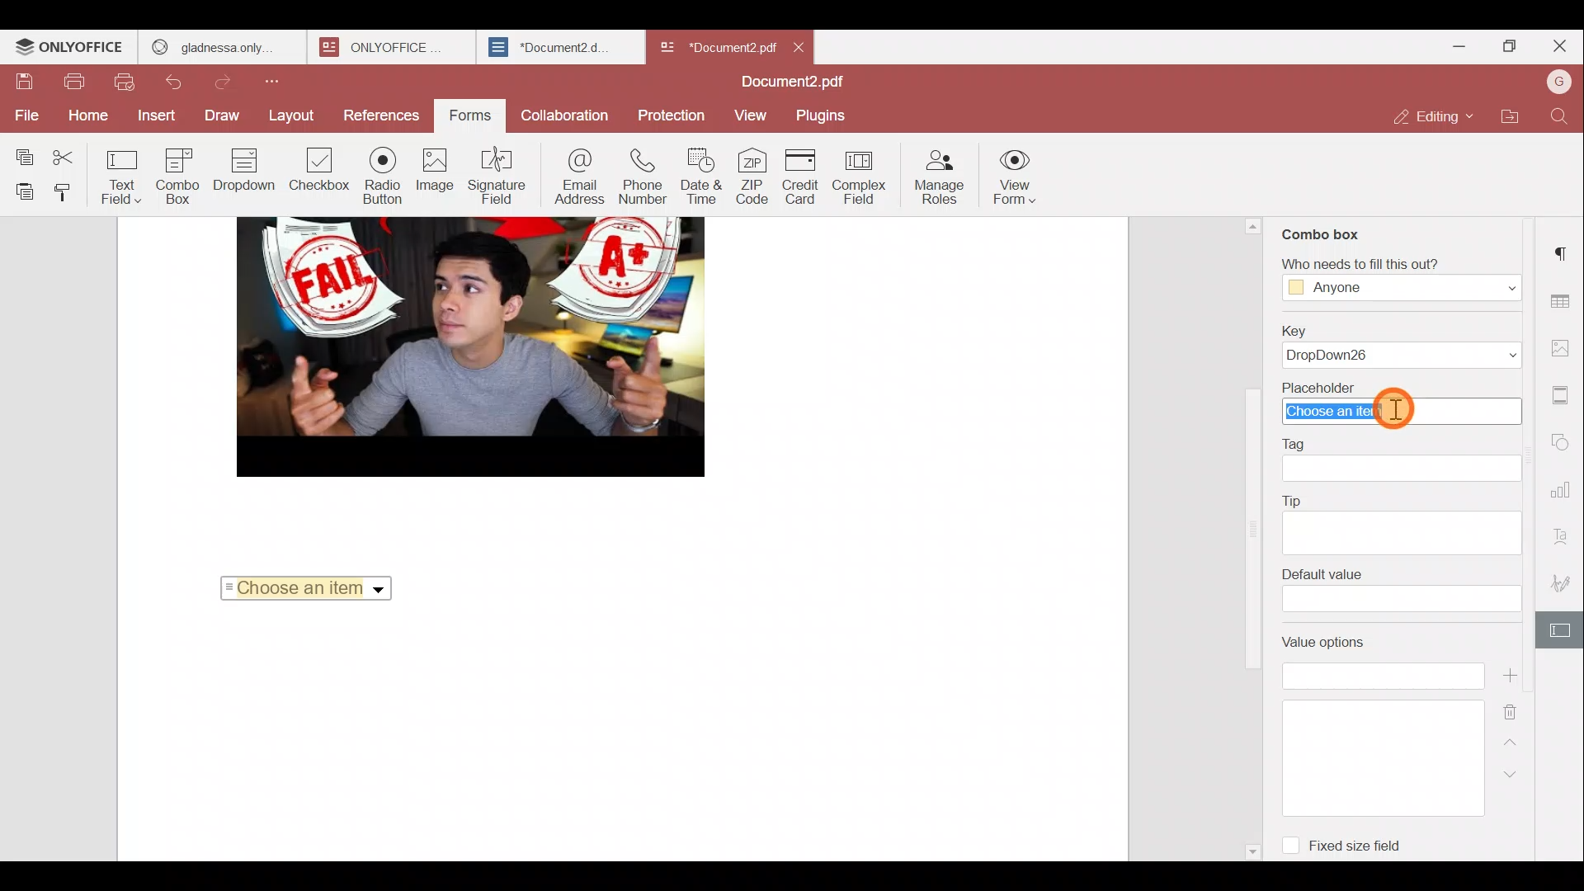 The image size is (1584, 891). I want to click on Draw, so click(224, 116).